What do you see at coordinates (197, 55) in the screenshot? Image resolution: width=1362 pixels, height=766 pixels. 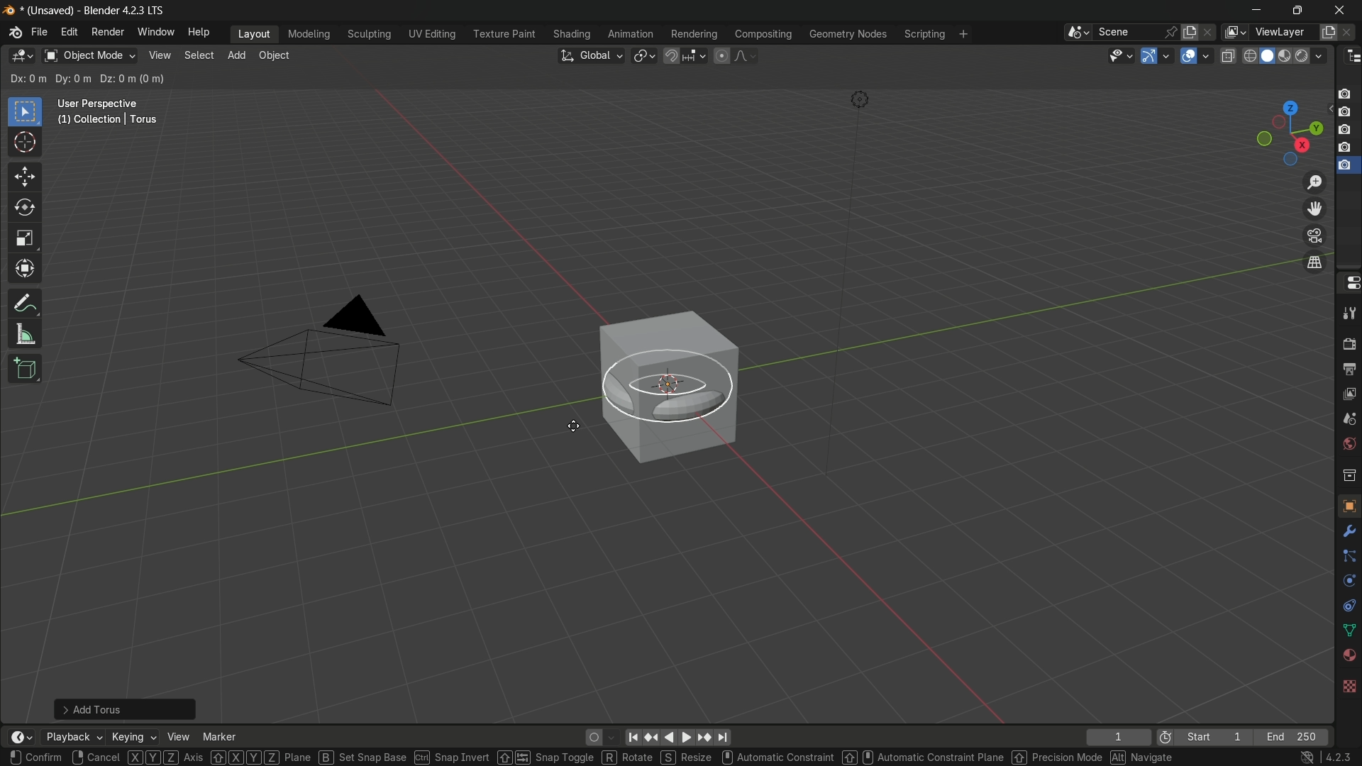 I see `select` at bounding box center [197, 55].